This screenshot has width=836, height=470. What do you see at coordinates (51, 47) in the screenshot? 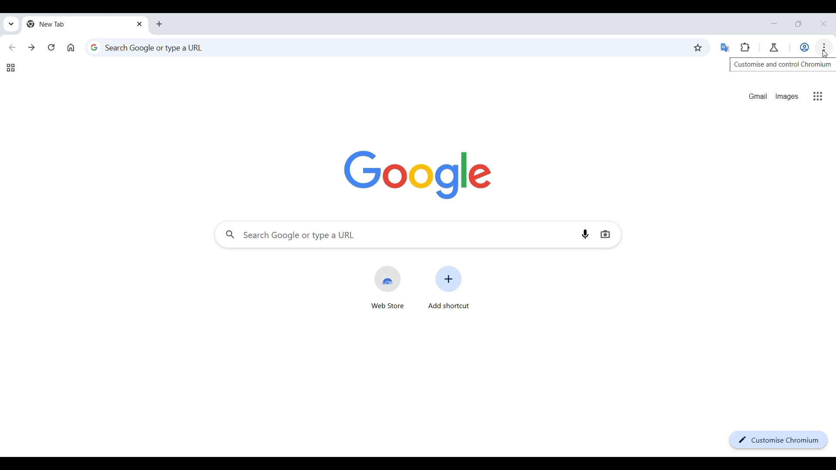
I see `Reload page` at bounding box center [51, 47].